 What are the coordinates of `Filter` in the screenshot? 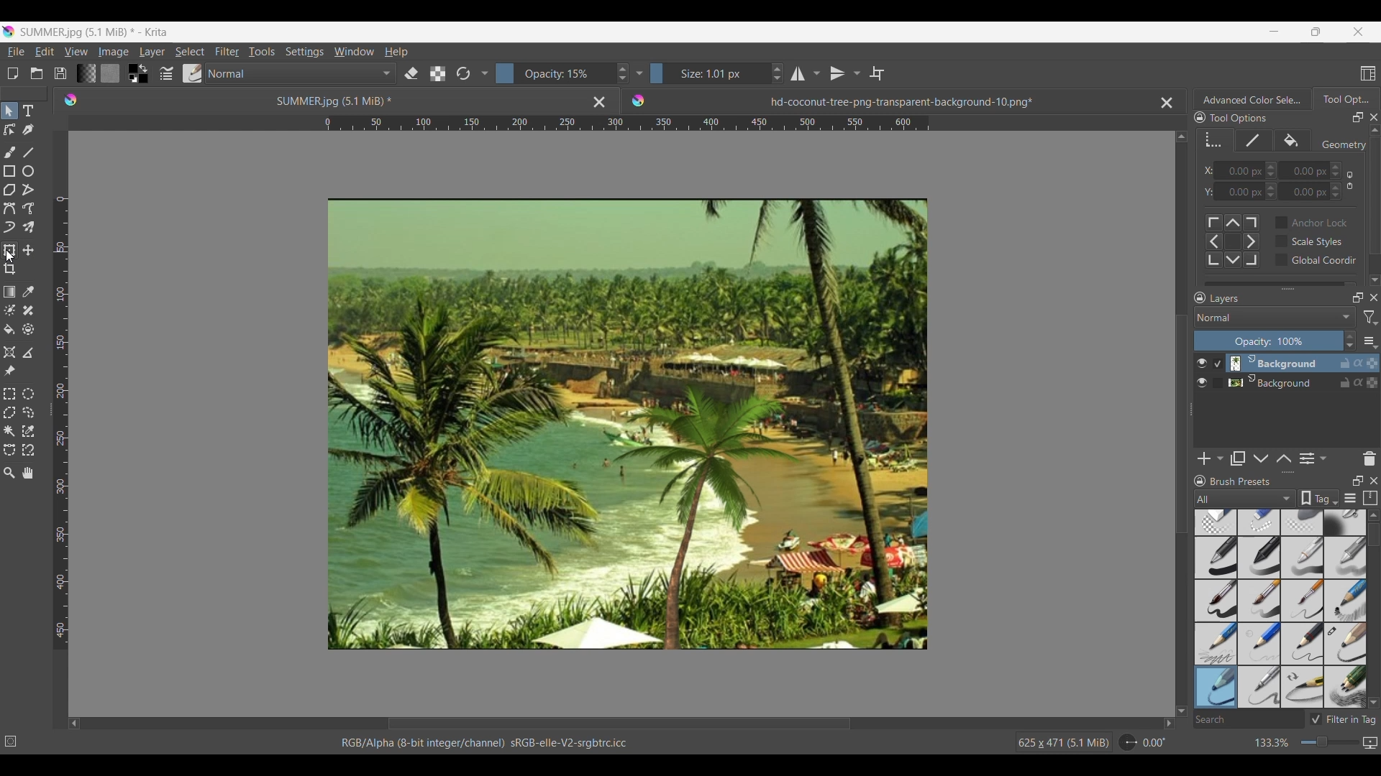 It's located at (227, 52).